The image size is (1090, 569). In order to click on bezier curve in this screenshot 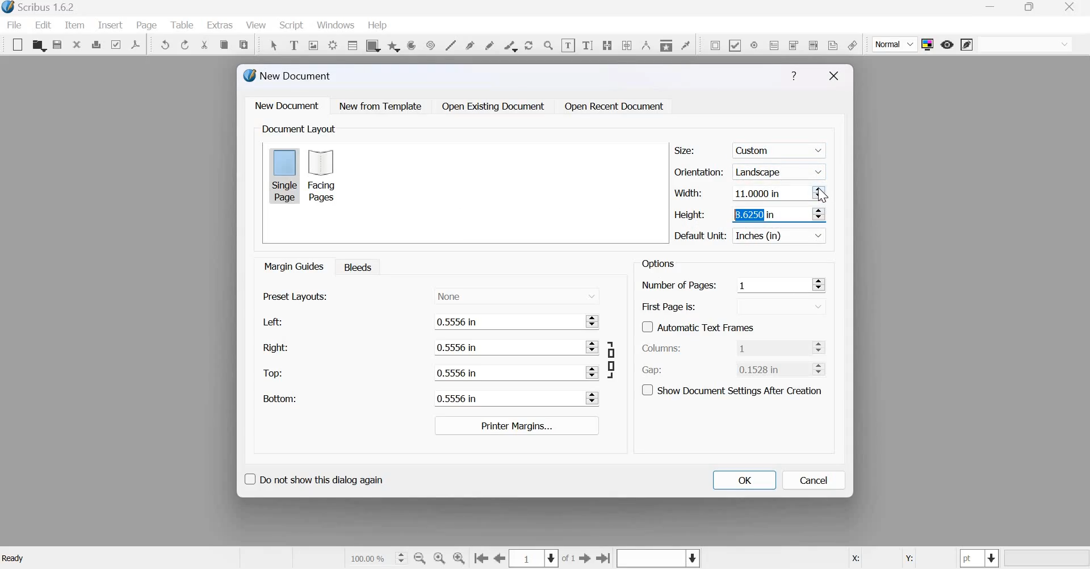, I will do `click(471, 44)`.